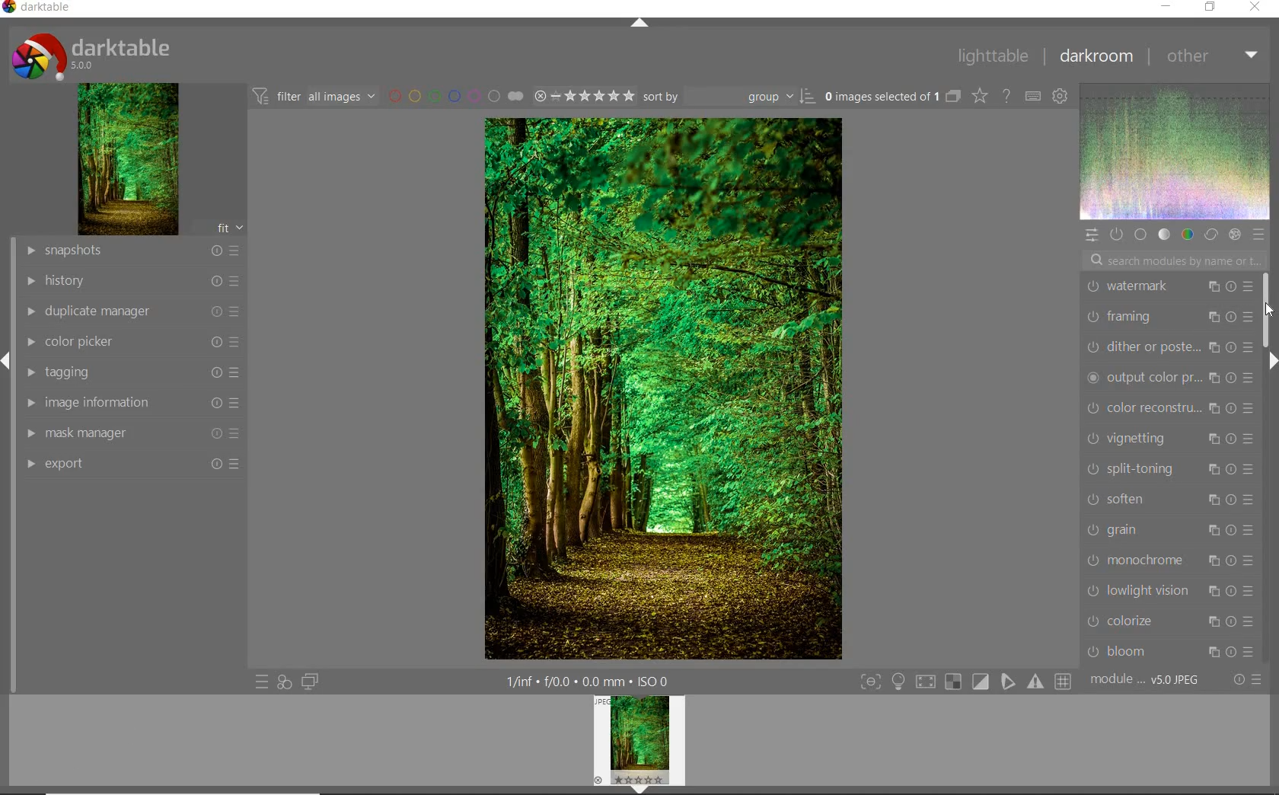  Describe the element at coordinates (1260, 8) in the screenshot. I see `CLOSE` at that location.